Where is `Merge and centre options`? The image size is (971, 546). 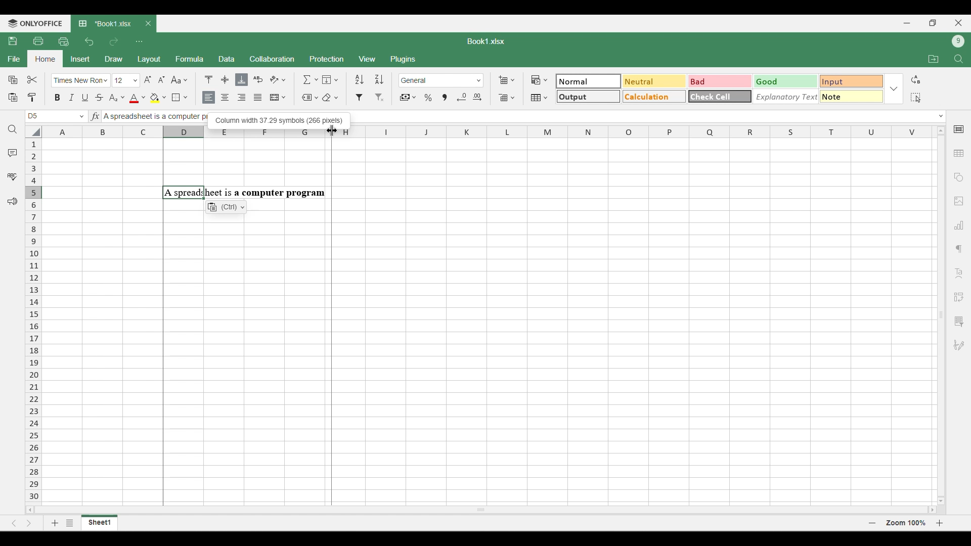 Merge and centre options is located at coordinates (278, 97).